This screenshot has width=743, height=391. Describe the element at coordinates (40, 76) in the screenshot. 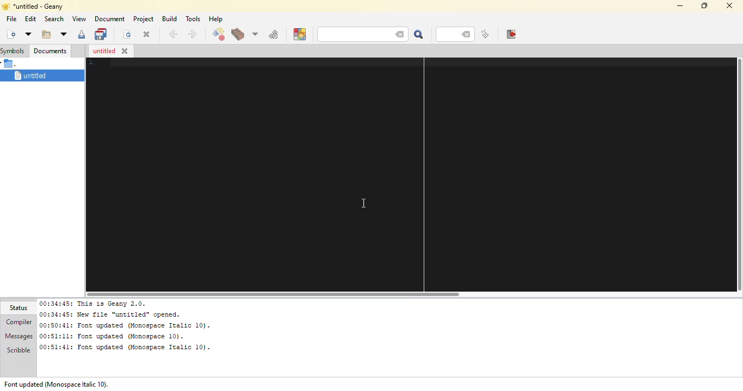

I see `untitled` at that location.